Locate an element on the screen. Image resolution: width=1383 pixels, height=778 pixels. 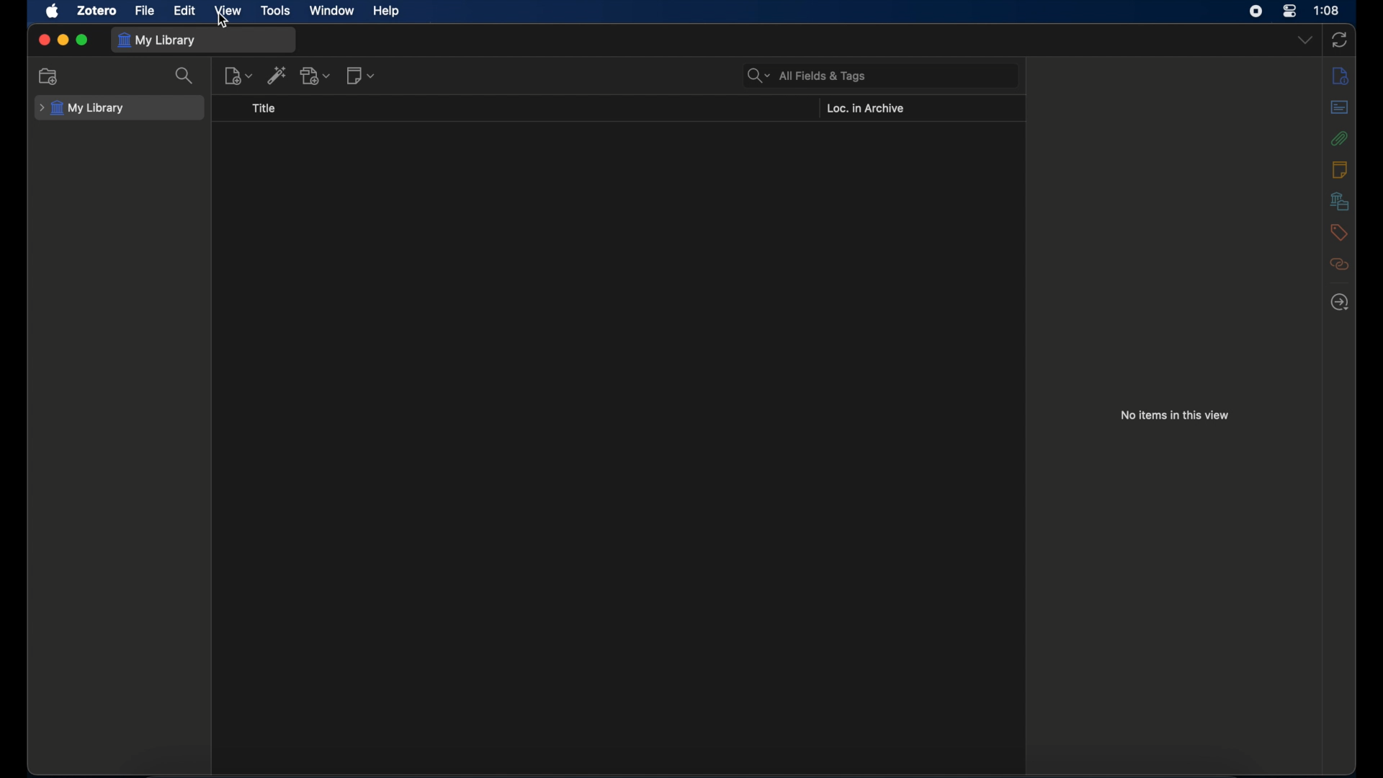
file is located at coordinates (146, 11).